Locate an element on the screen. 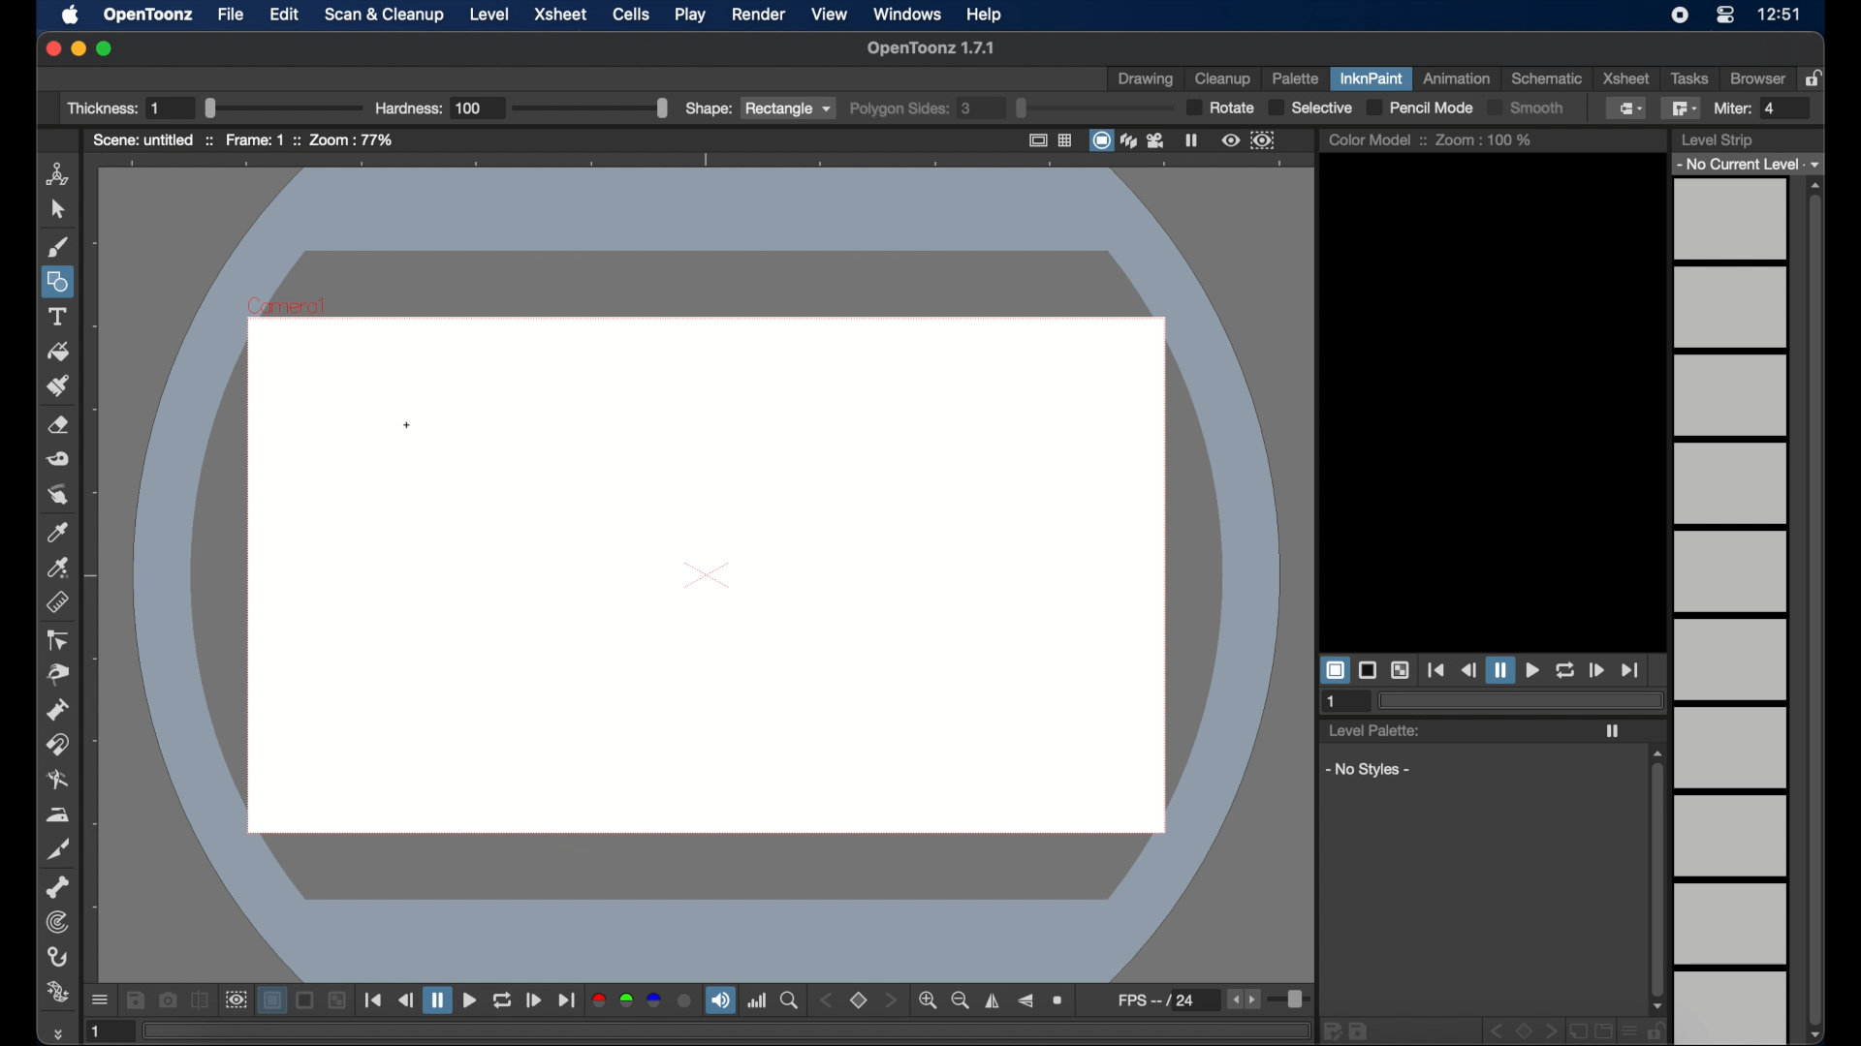 The width and height of the screenshot is (1861, 1046). more options is located at coordinates (100, 1001).